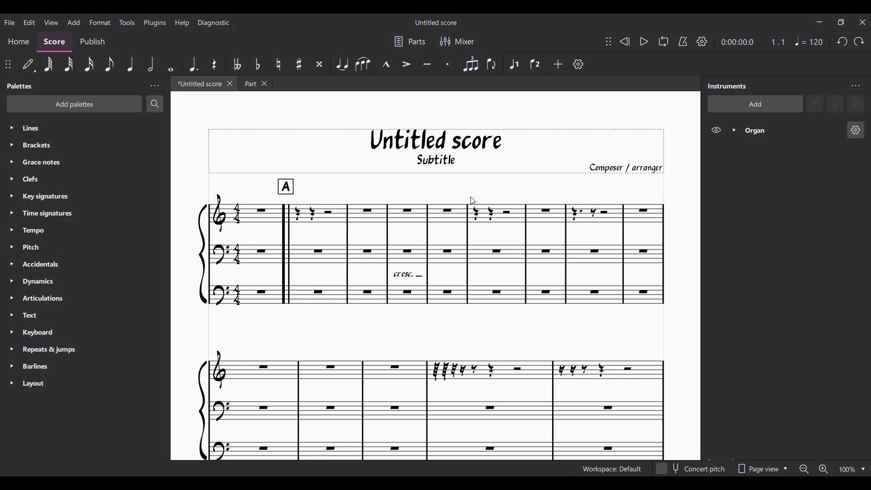  I want to click on Toggle double sharp, so click(320, 64).